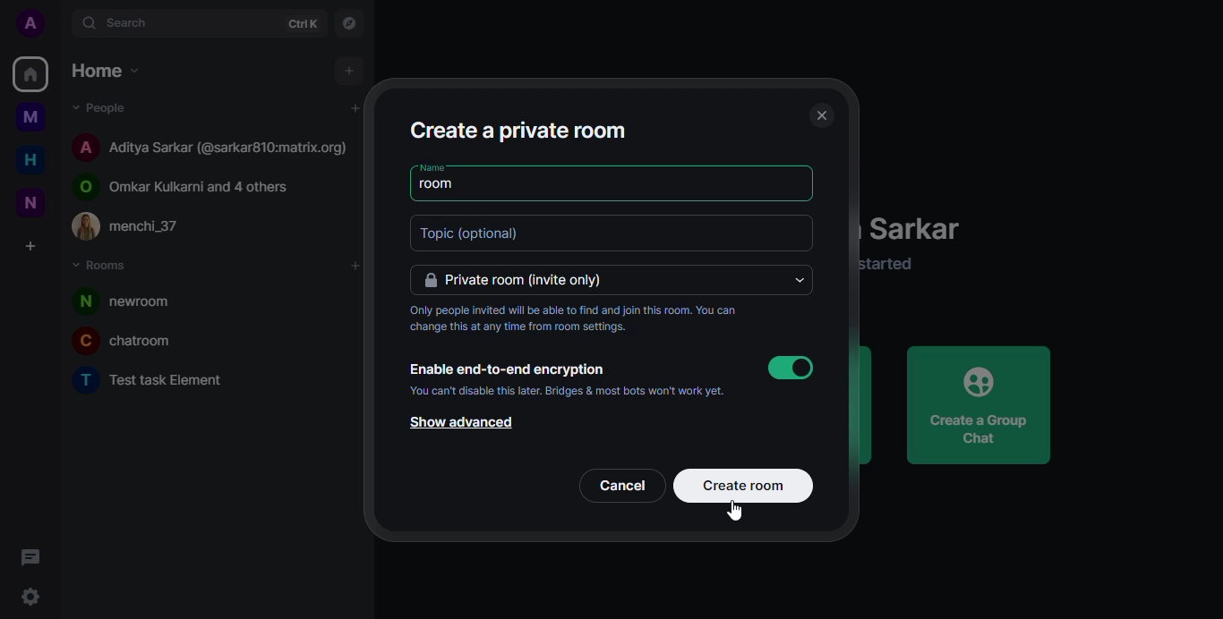 This screenshot has height=619, width=1223. I want to click on Public room, so click(192, 183).